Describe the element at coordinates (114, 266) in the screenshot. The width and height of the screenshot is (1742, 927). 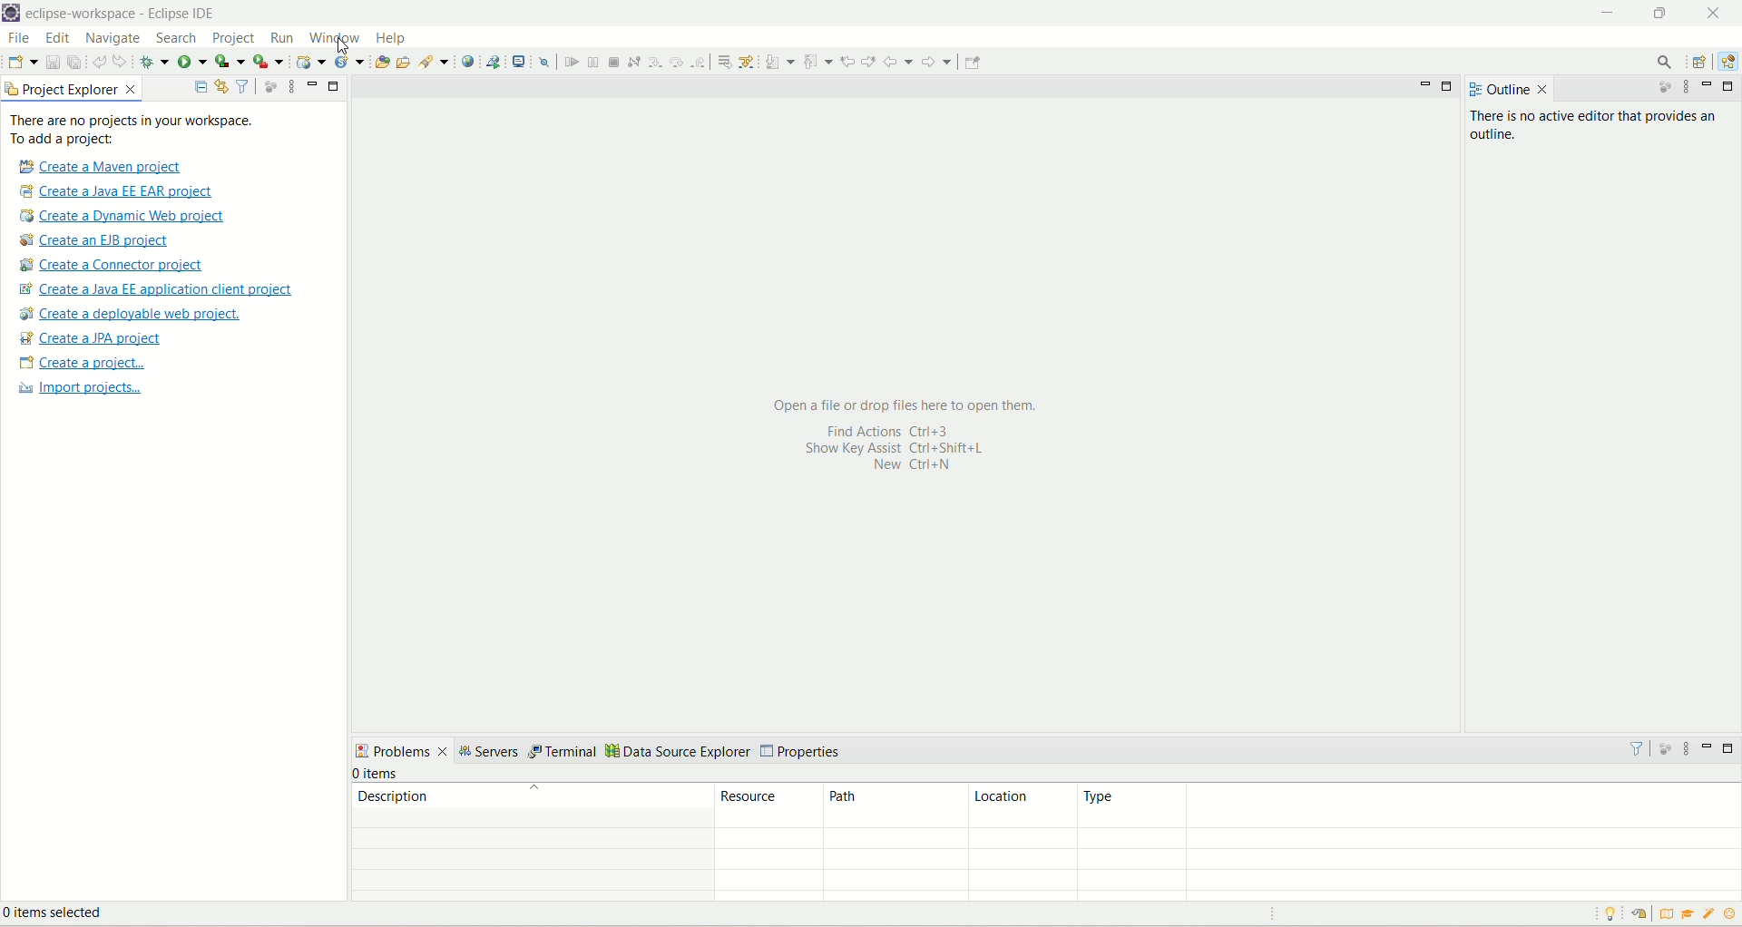
I see `create a connector project` at that location.